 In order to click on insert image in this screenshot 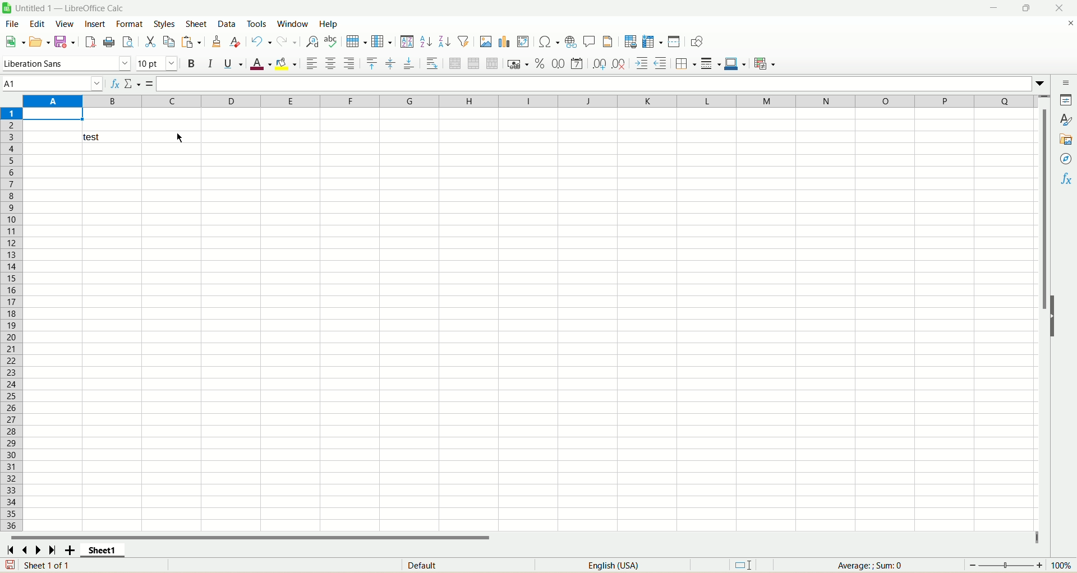, I will do `click(486, 41)`.